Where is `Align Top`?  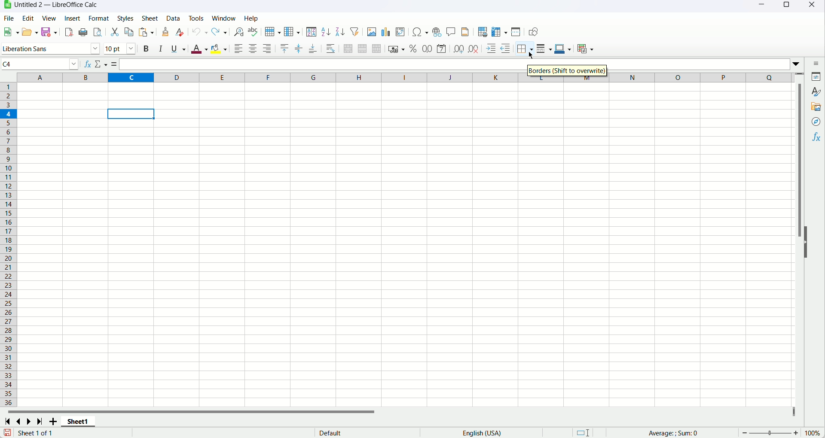 Align Top is located at coordinates (284, 49).